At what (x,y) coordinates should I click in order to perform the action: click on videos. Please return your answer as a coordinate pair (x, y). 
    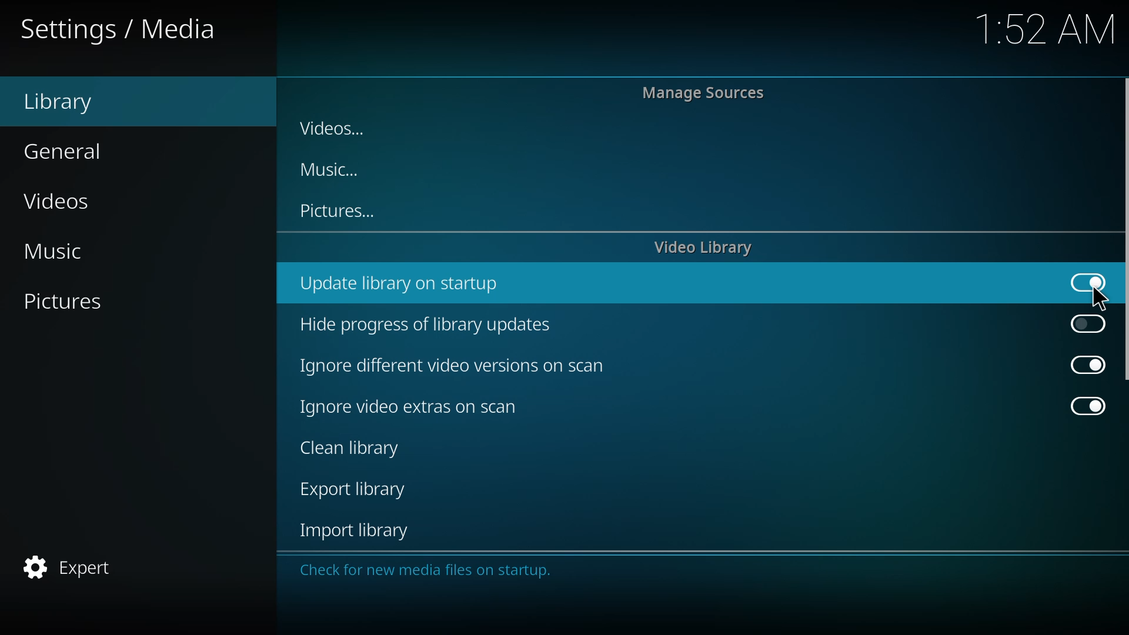
    Looking at the image, I should click on (337, 129).